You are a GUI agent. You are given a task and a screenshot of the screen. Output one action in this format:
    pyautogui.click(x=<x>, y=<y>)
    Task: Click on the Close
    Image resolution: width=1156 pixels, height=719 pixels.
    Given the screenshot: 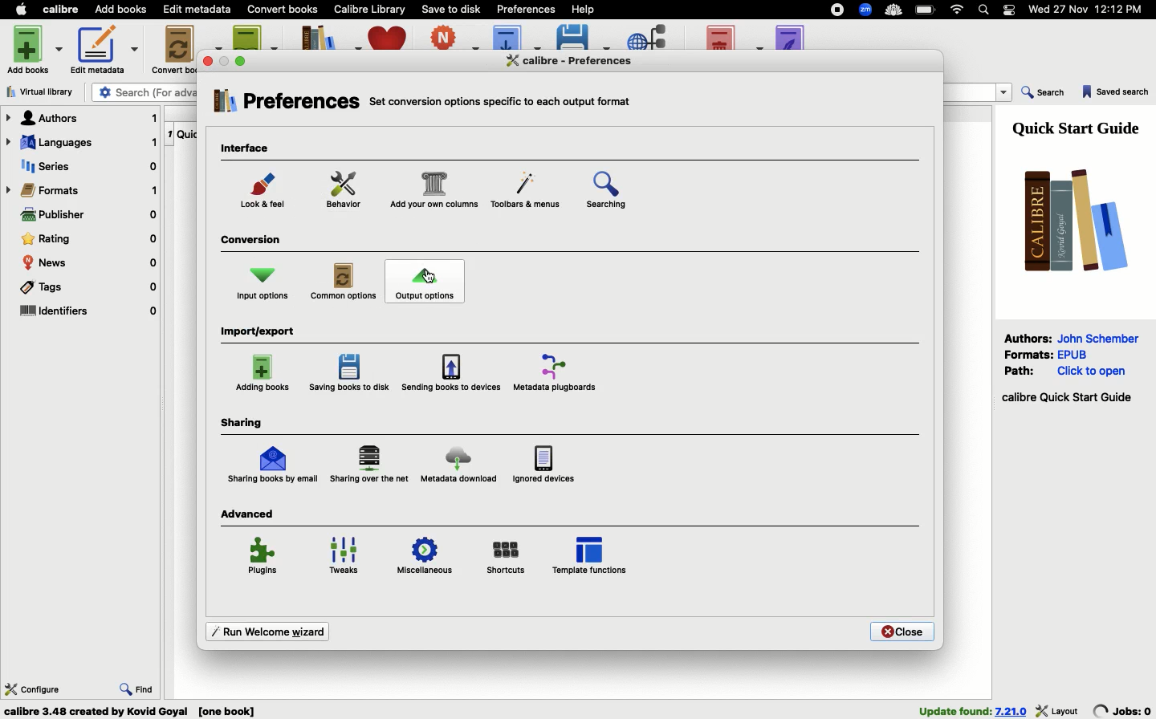 What is the action you would take?
    pyautogui.click(x=902, y=632)
    